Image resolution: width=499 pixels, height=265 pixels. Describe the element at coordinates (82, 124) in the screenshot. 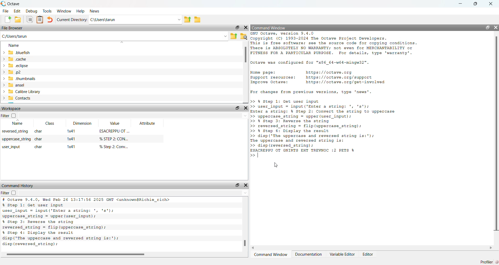

I see `dimension` at that location.